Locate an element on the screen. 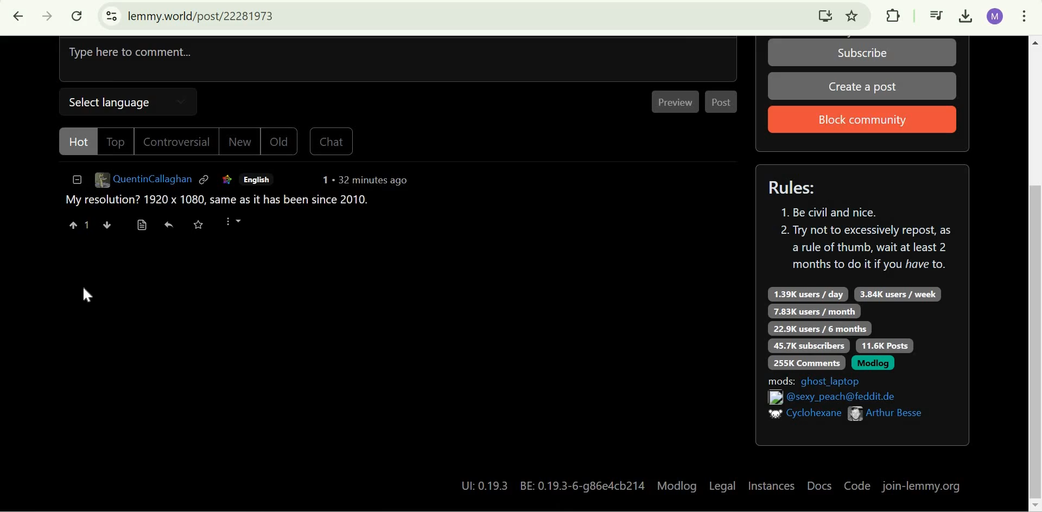  1 upvote is located at coordinates (76, 225).